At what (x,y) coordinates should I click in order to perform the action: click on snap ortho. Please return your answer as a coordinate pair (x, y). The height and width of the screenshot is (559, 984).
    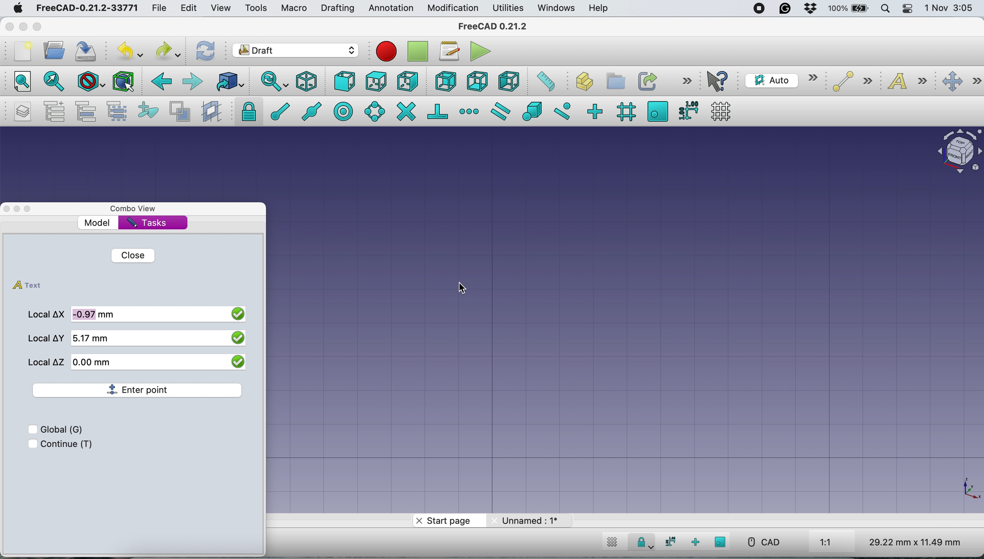
    Looking at the image, I should click on (697, 541).